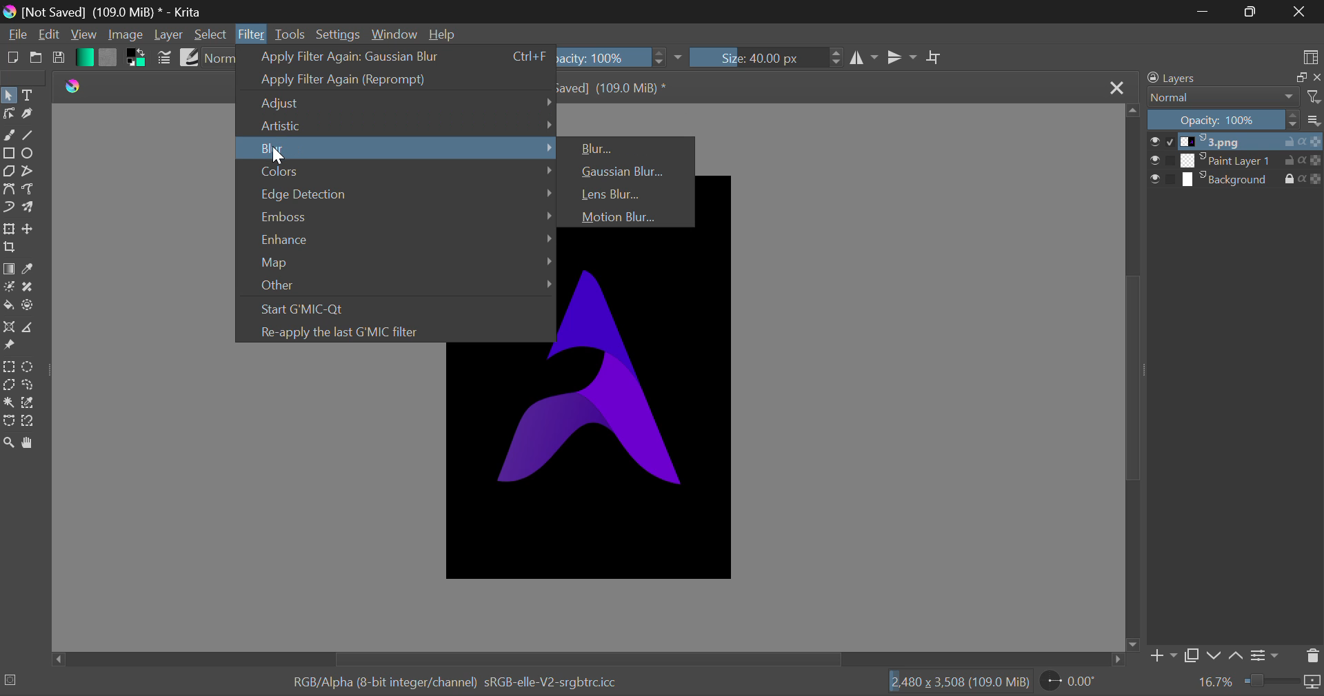 This screenshot has width=1324, height=696. Describe the element at coordinates (16, 37) in the screenshot. I see `File` at that location.